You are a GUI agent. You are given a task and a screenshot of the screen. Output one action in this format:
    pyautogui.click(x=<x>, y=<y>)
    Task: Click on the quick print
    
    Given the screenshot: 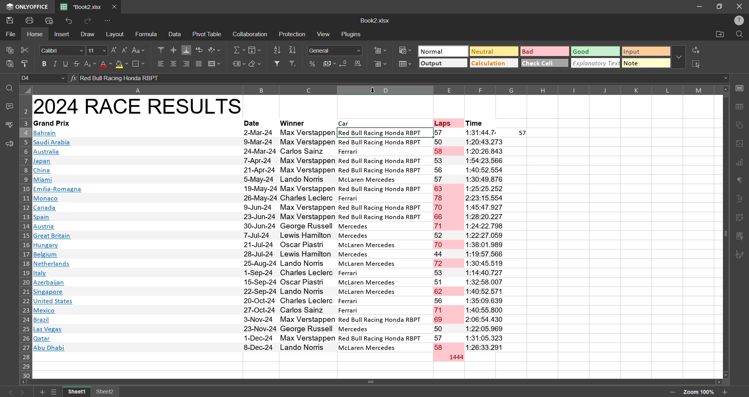 What is the action you would take?
    pyautogui.click(x=50, y=21)
    